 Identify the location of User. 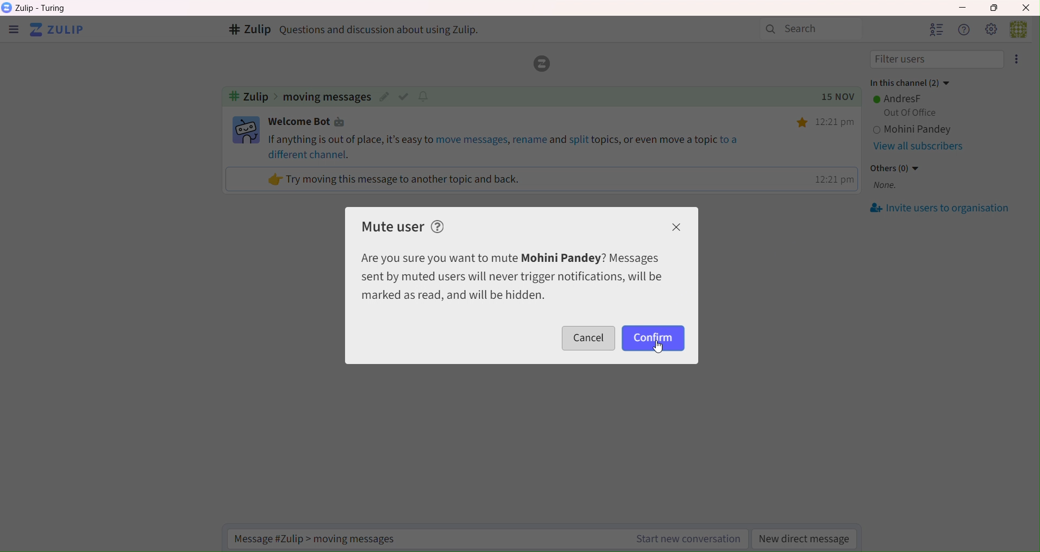
(1023, 28).